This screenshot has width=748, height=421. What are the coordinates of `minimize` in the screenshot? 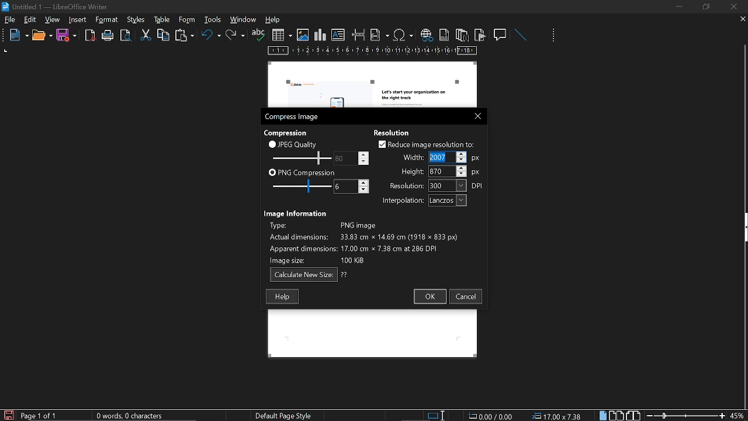 It's located at (679, 6).